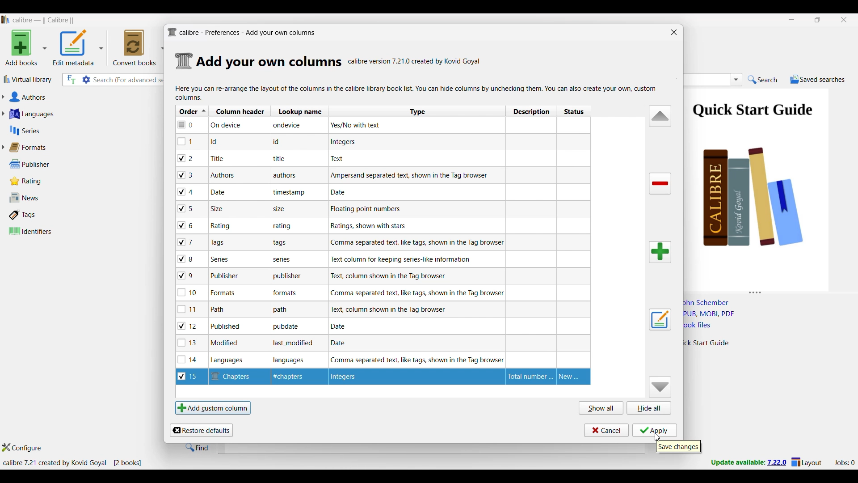 This screenshot has height=483, width=858. I want to click on Saved searches, so click(817, 79).